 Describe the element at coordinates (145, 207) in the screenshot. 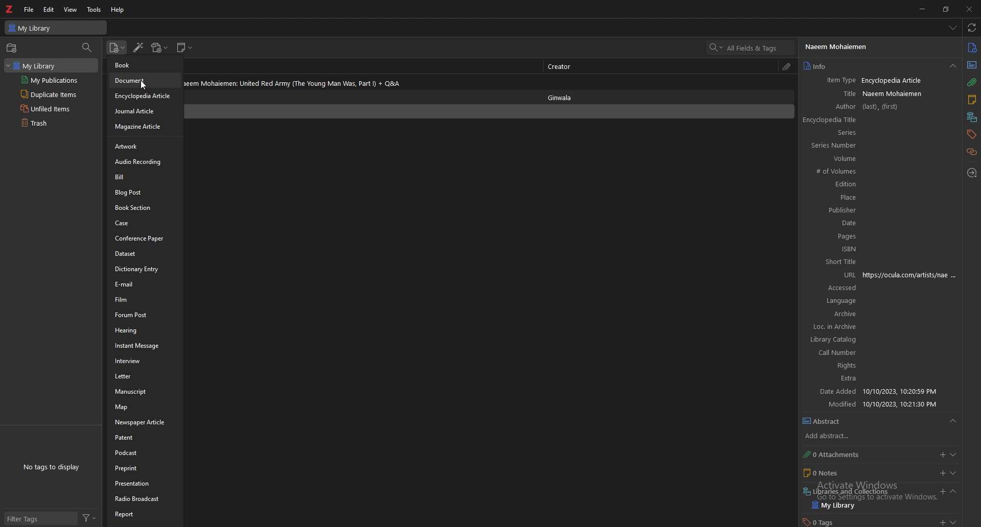

I see `book section` at that location.